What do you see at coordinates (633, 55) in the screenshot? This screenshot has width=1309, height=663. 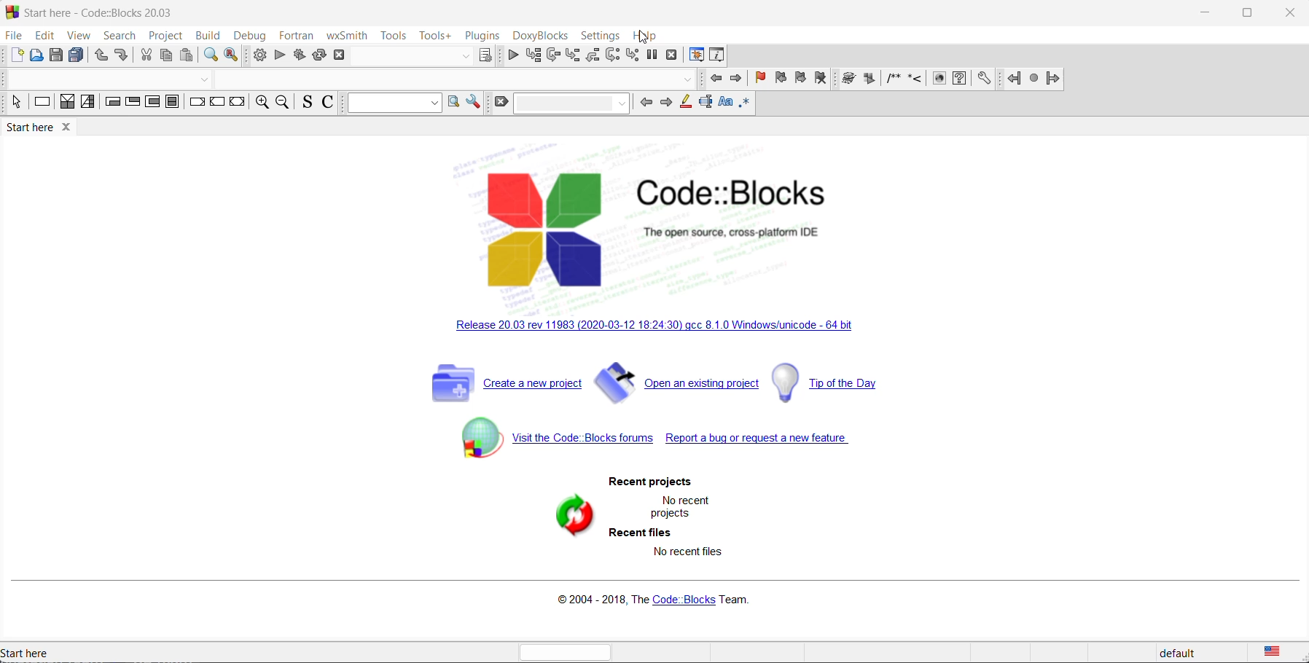 I see `step into instruction` at bounding box center [633, 55].